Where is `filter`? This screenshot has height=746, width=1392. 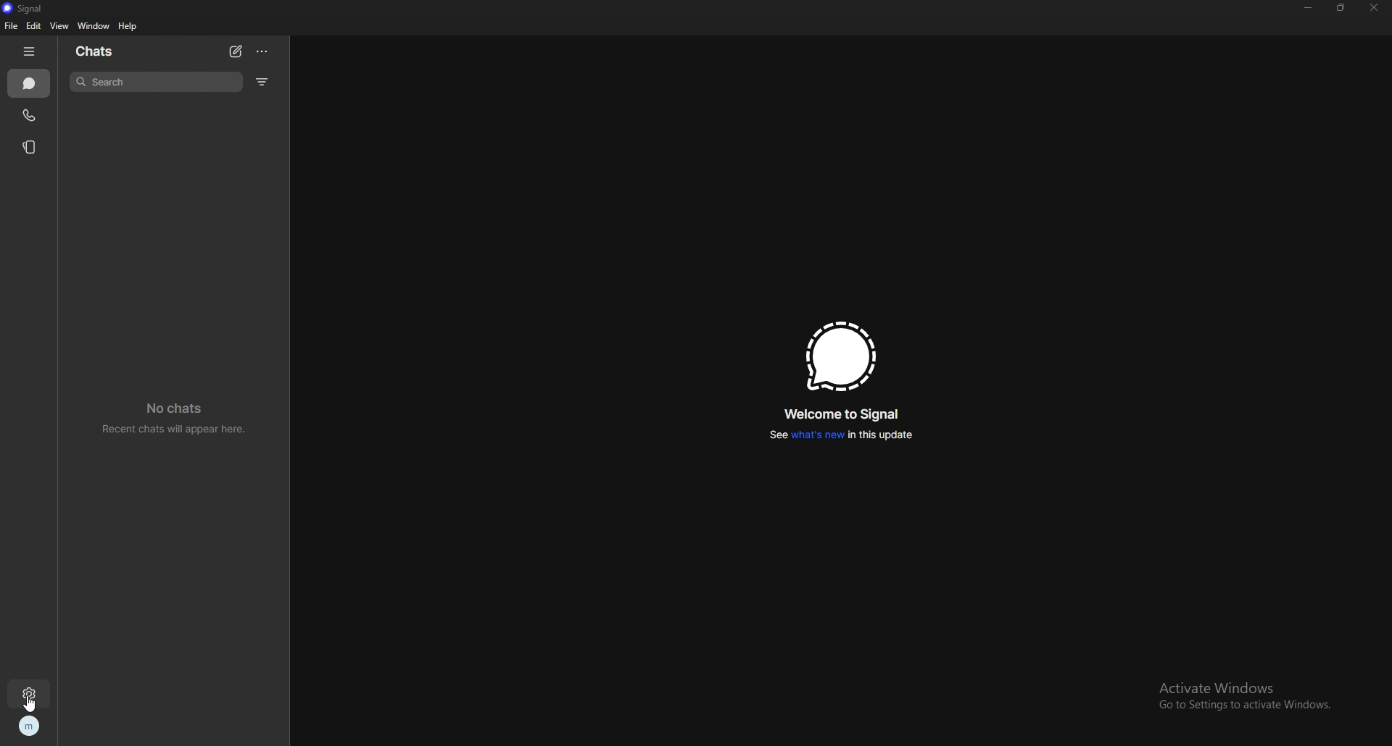 filter is located at coordinates (263, 81).